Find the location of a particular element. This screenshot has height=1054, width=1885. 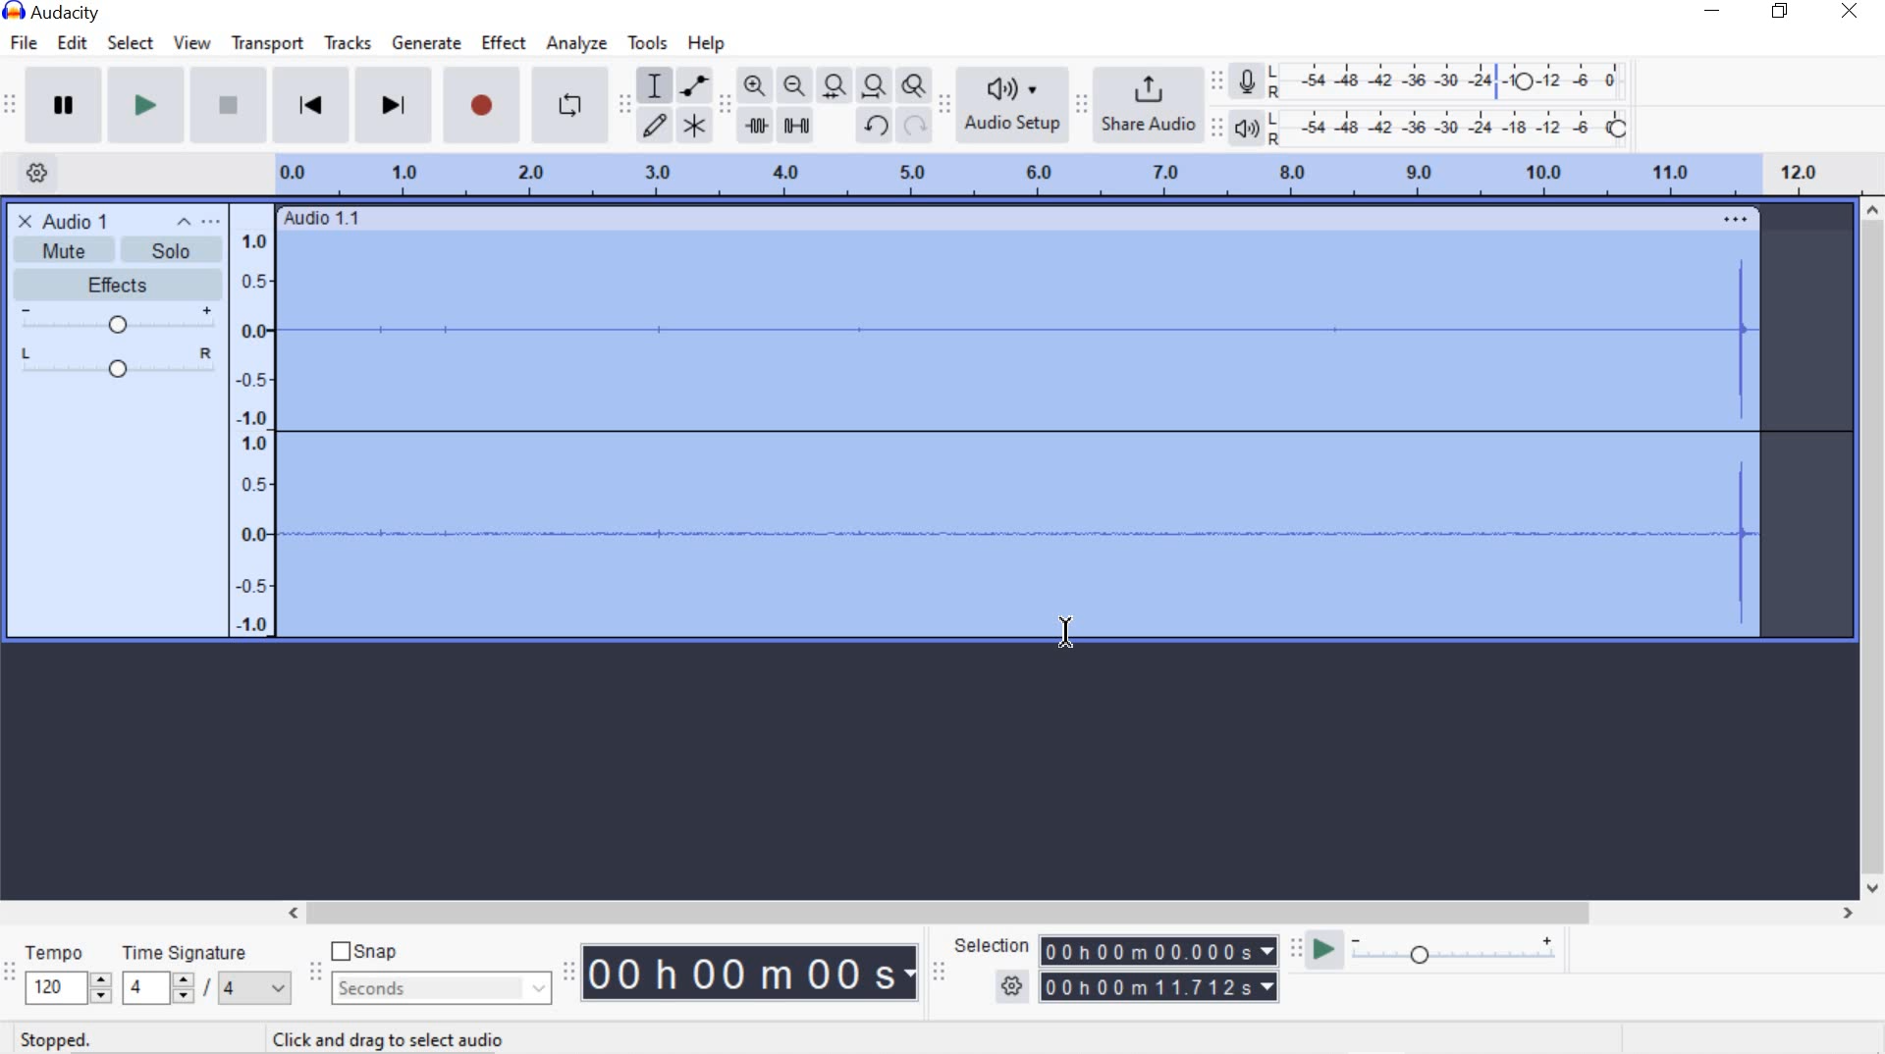

Enable Looping is located at coordinates (569, 107).